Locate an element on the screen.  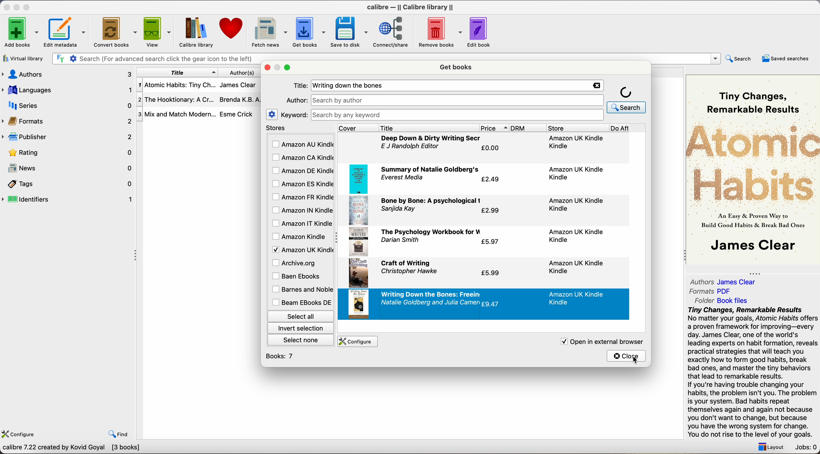
Calibre - ||Calibre library|| is located at coordinates (410, 7).